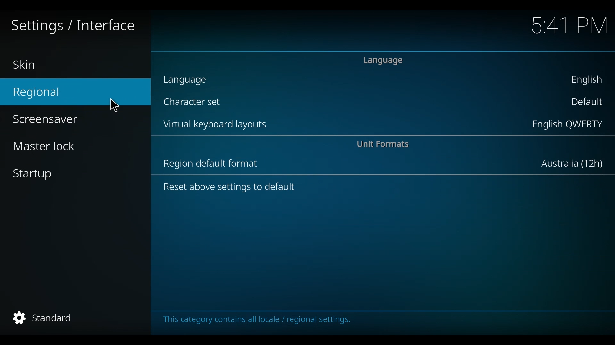 The width and height of the screenshot is (615, 345). Describe the element at coordinates (33, 175) in the screenshot. I see `Startup` at that location.